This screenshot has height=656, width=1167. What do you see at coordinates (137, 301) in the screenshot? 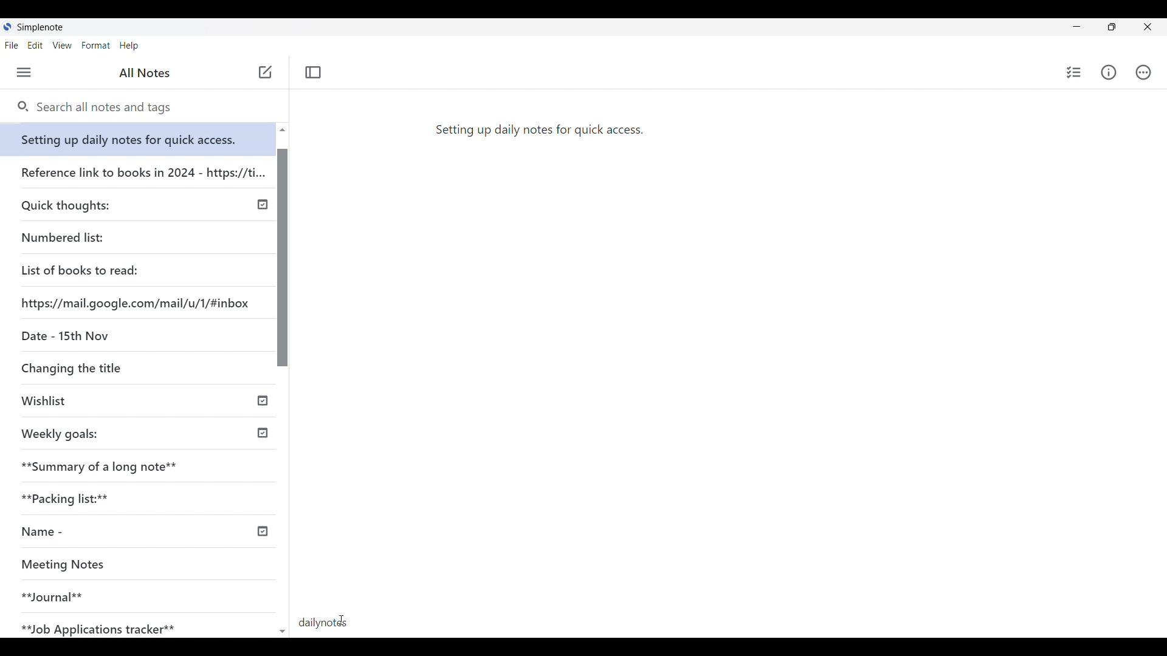
I see `https://mail.google.com/mail/u/1/#inbox` at bounding box center [137, 301].